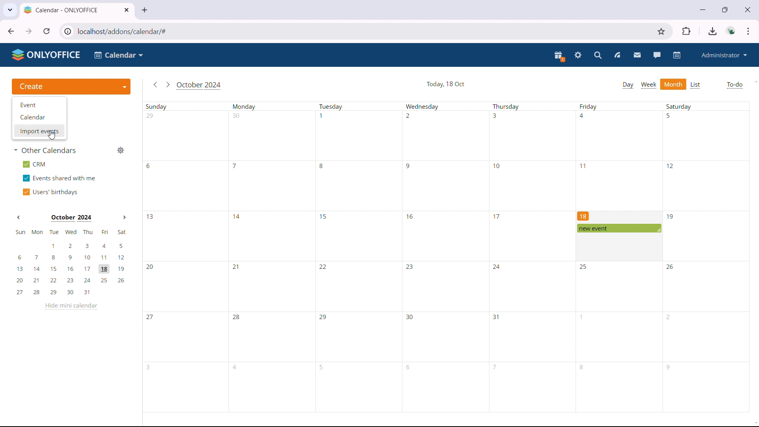  I want to click on 6, so click(149, 166).